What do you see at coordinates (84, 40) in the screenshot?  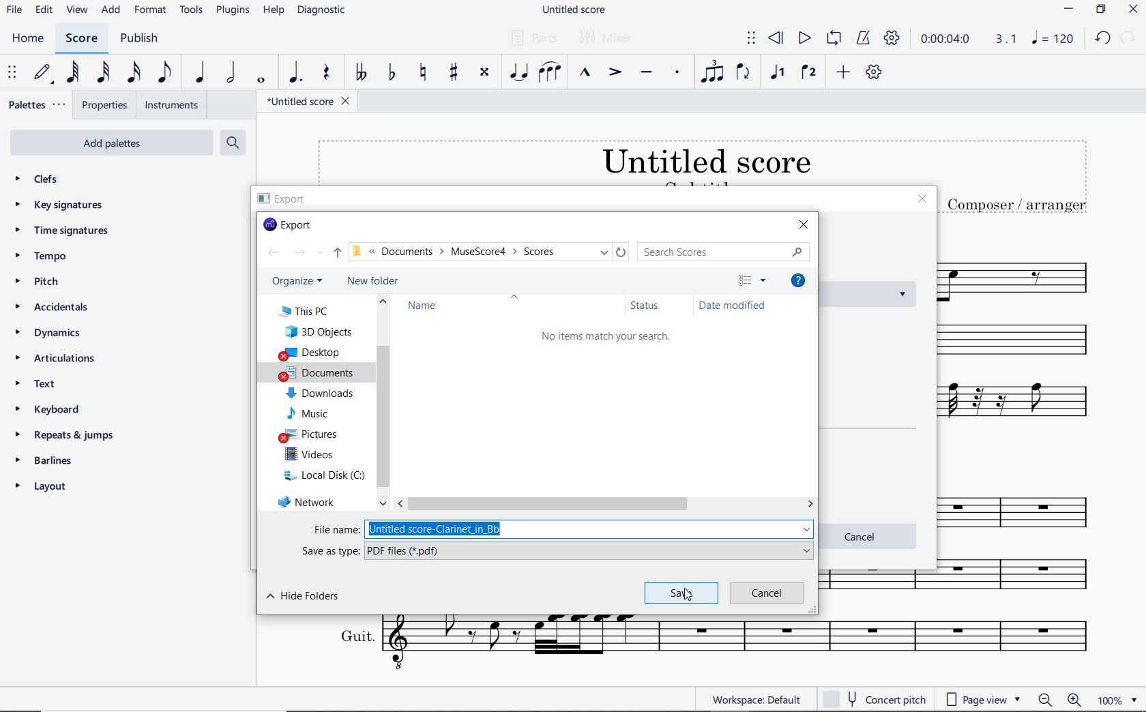 I see `SCORE` at bounding box center [84, 40].